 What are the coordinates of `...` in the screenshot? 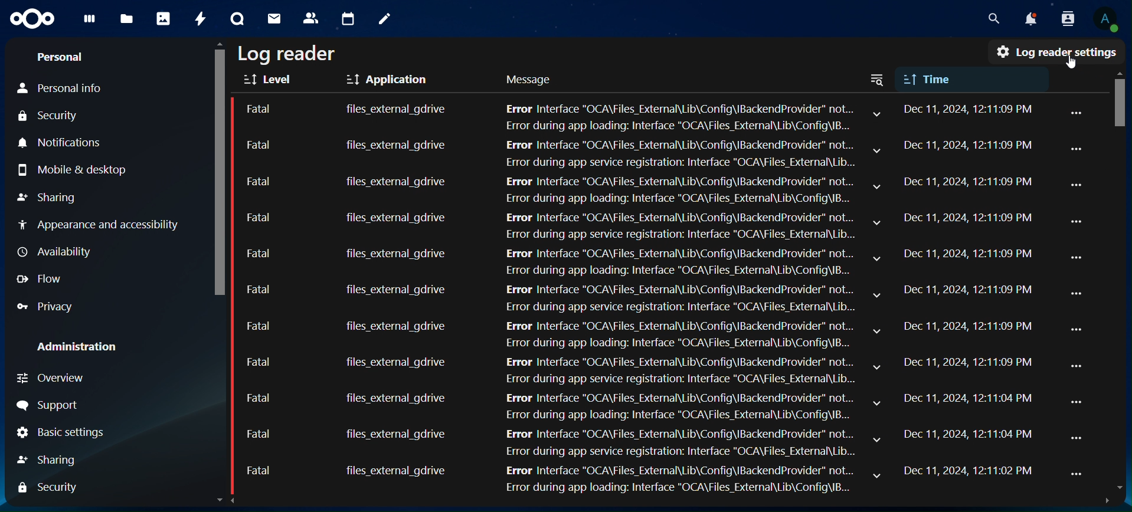 It's located at (1077, 222).